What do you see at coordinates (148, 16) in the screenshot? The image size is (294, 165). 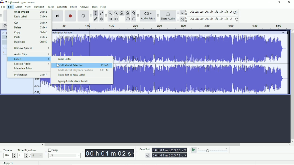 I see `Audio Setup` at bounding box center [148, 16].